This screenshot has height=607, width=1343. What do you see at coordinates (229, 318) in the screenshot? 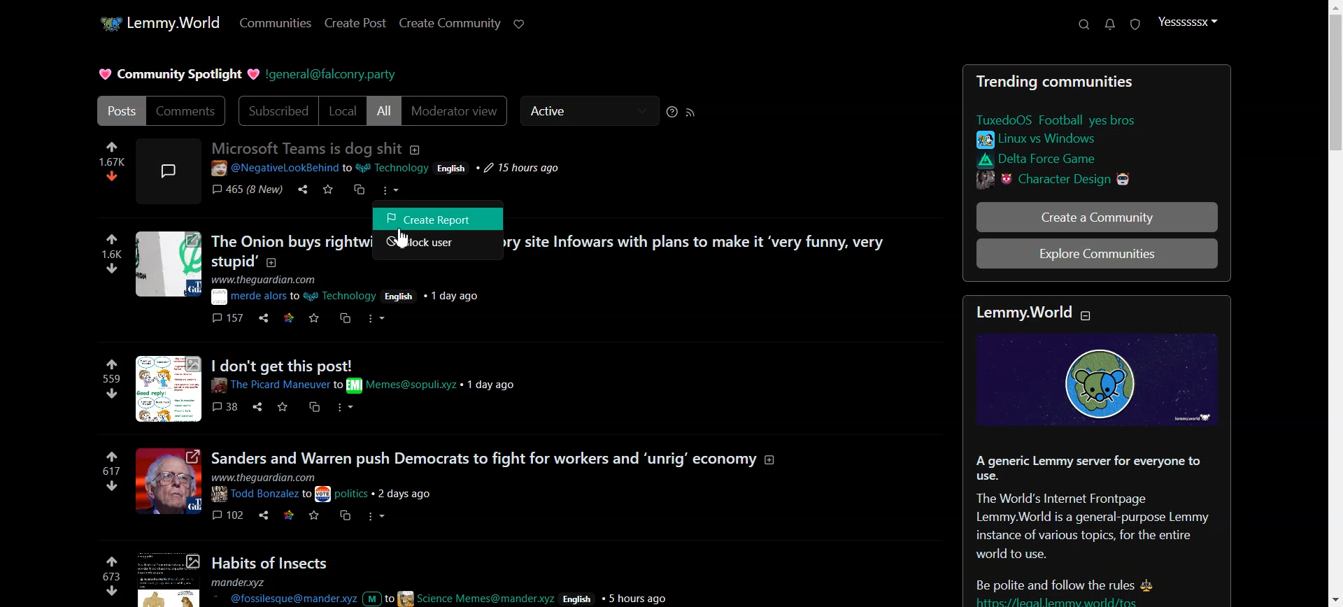
I see `comments` at bounding box center [229, 318].